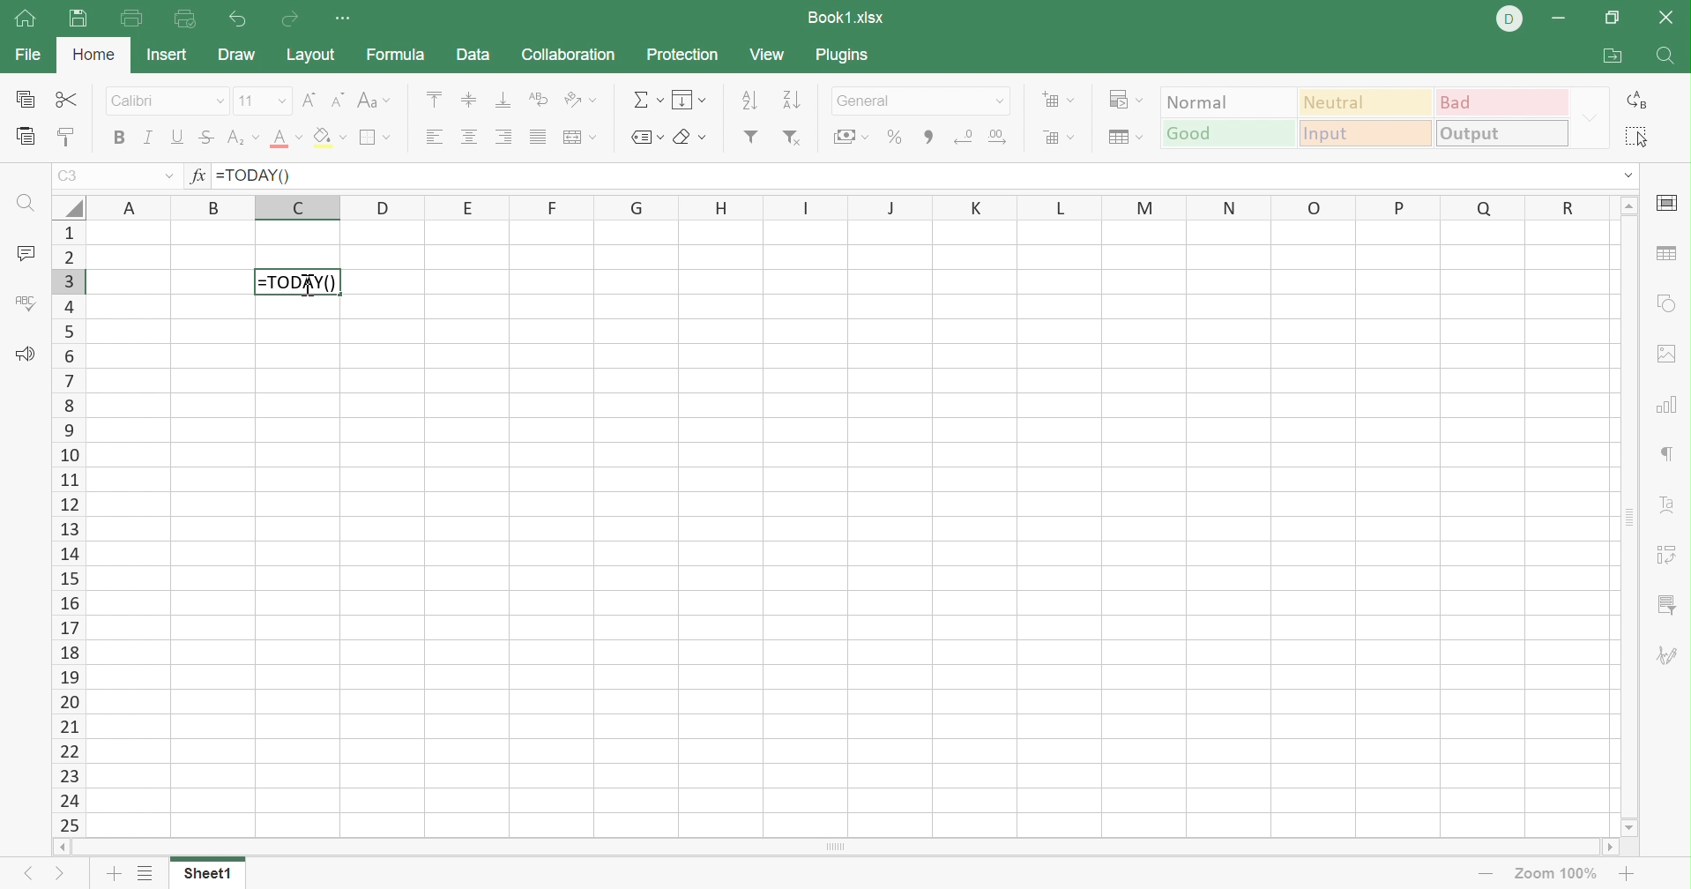 The width and height of the screenshot is (1691, 889). I want to click on Feedback & Support, so click(27, 356).